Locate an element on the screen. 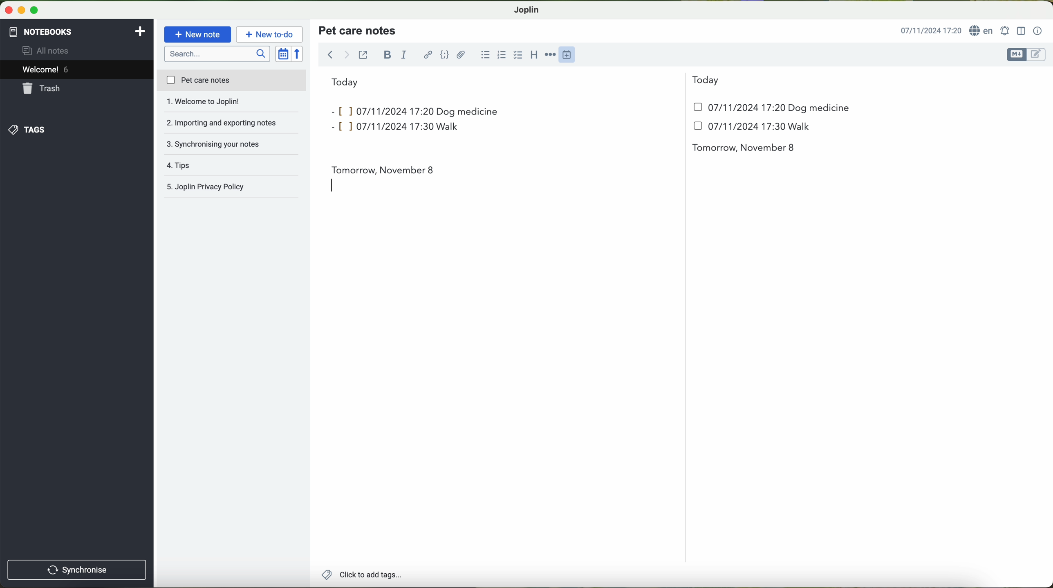 The image size is (1053, 588). note properties is located at coordinates (1038, 31).